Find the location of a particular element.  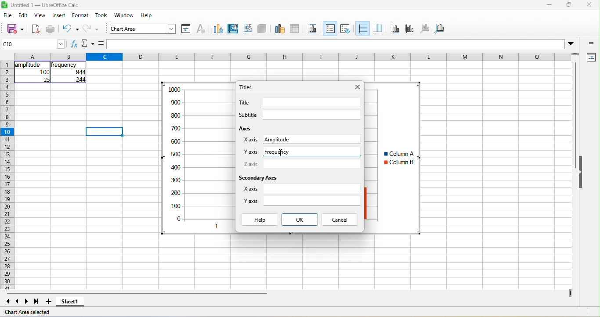

formula bar is located at coordinates (336, 44).